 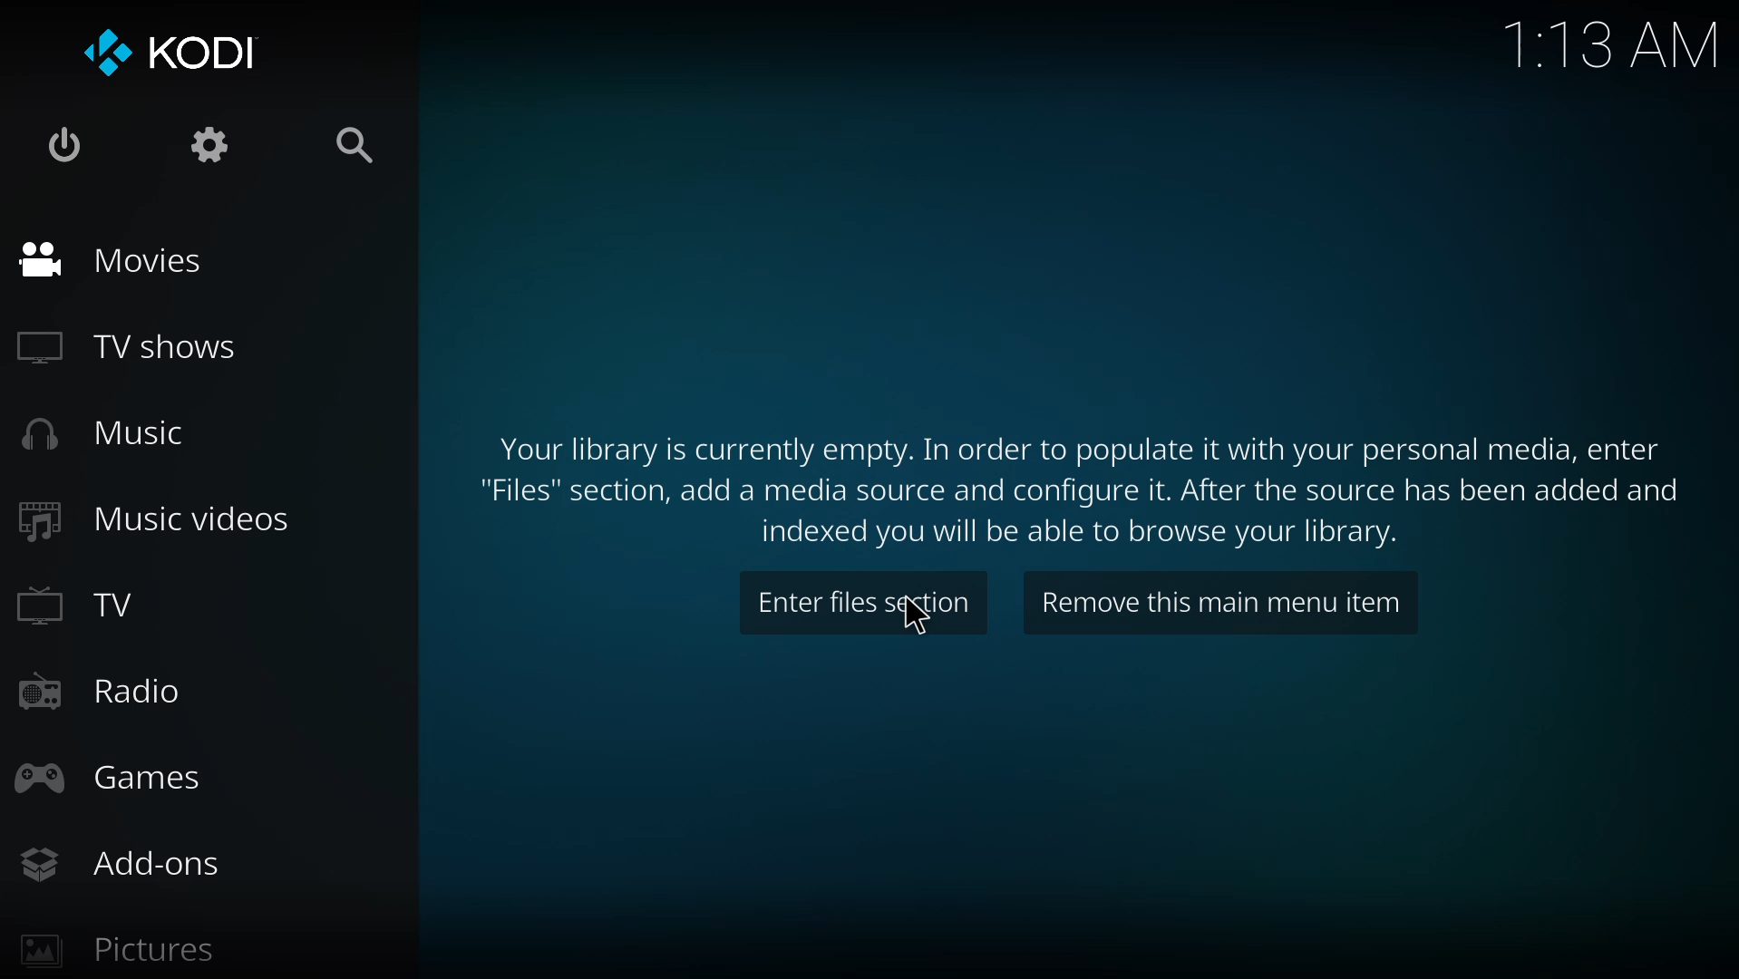 What do you see at coordinates (121, 864) in the screenshot?
I see `add-ons` at bounding box center [121, 864].